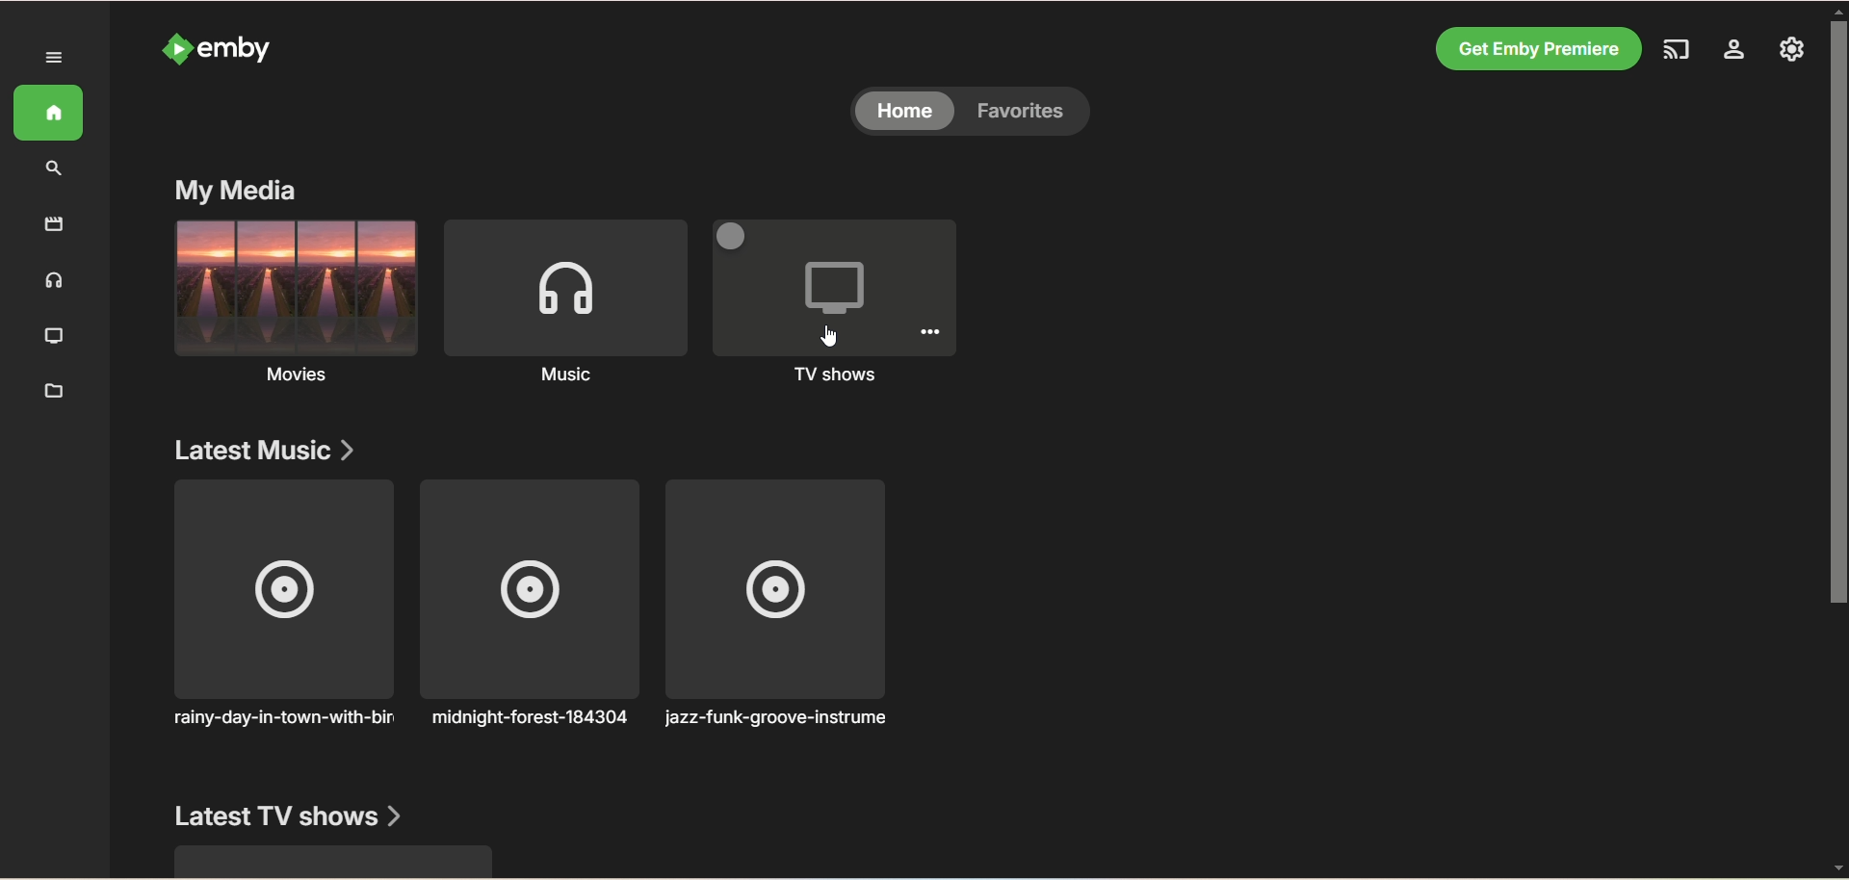 The height and width of the screenshot is (880, 1849). What do you see at coordinates (1683, 52) in the screenshot?
I see `play on another device` at bounding box center [1683, 52].